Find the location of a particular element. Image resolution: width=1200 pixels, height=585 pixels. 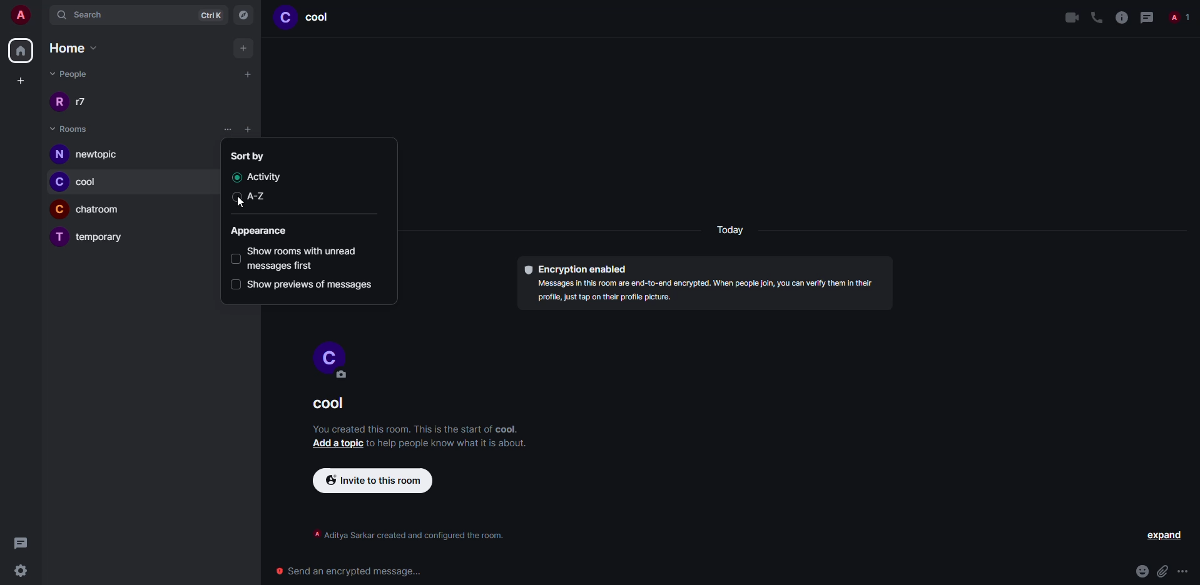

info is located at coordinates (1119, 17).